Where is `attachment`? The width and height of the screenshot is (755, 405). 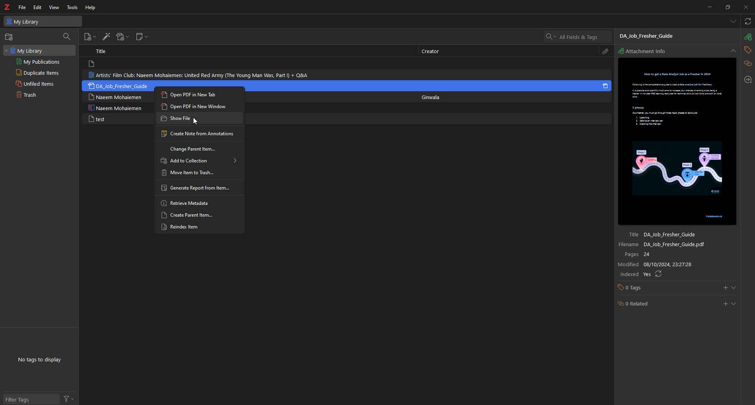 attachment is located at coordinates (607, 51).